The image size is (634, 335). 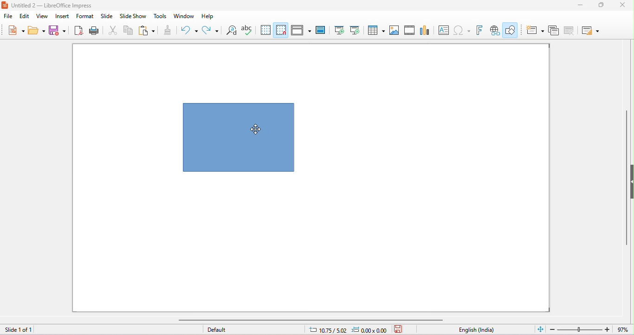 What do you see at coordinates (541, 329) in the screenshot?
I see `fit slide to current window` at bounding box center [541, 329].